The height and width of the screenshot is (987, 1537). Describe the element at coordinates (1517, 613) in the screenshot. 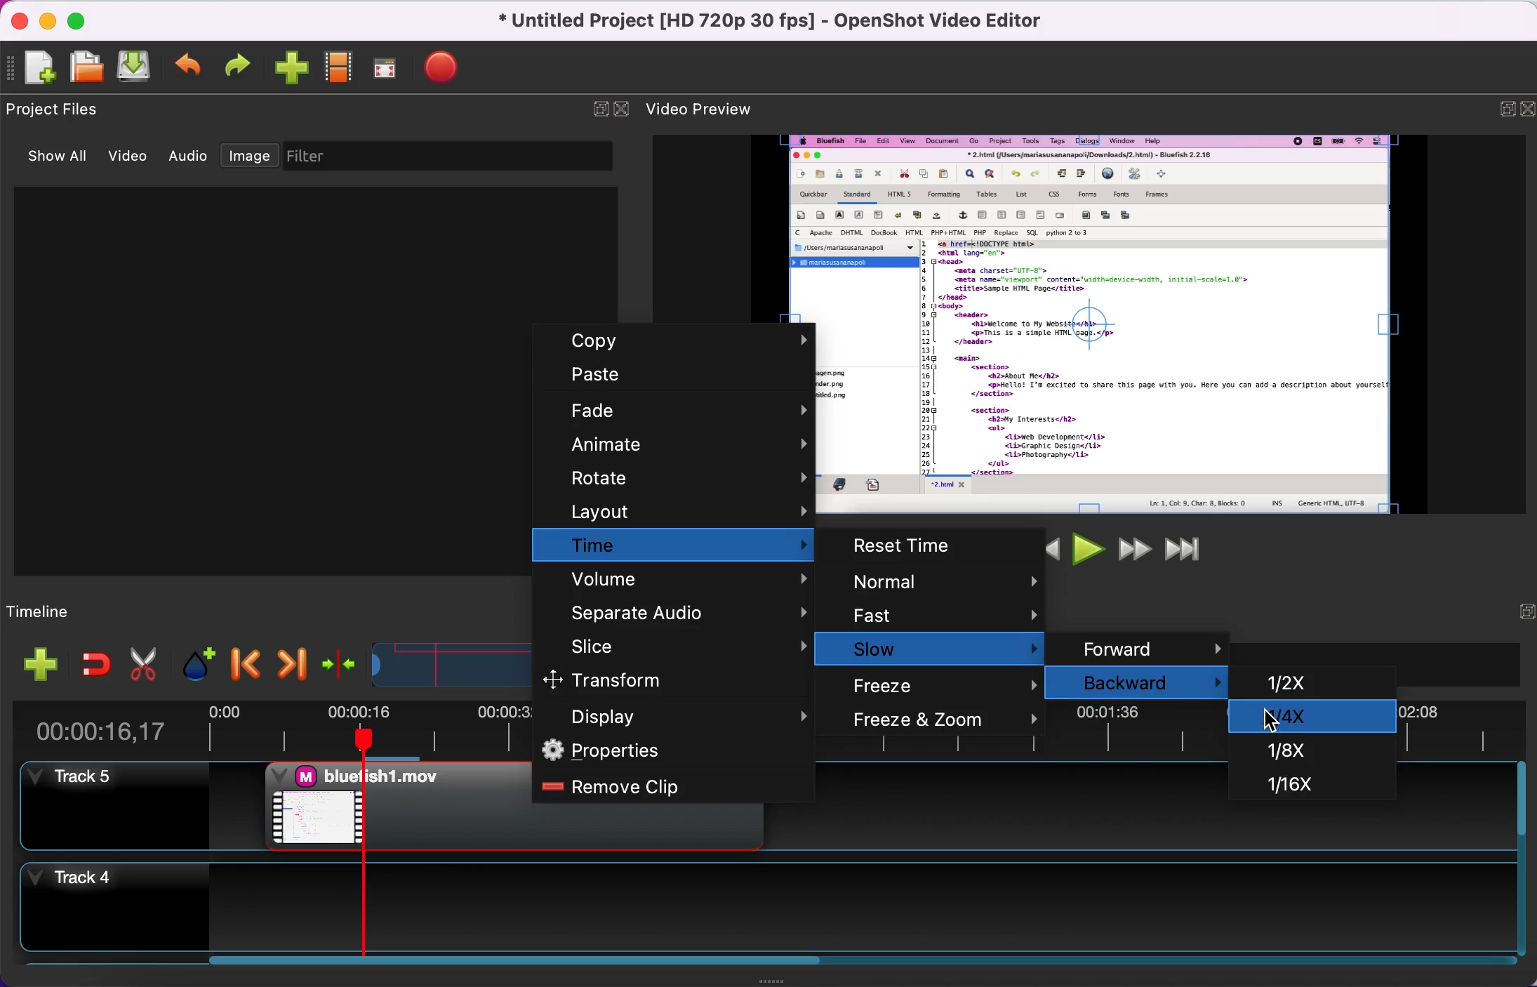

I see `hide/expand` at that location.